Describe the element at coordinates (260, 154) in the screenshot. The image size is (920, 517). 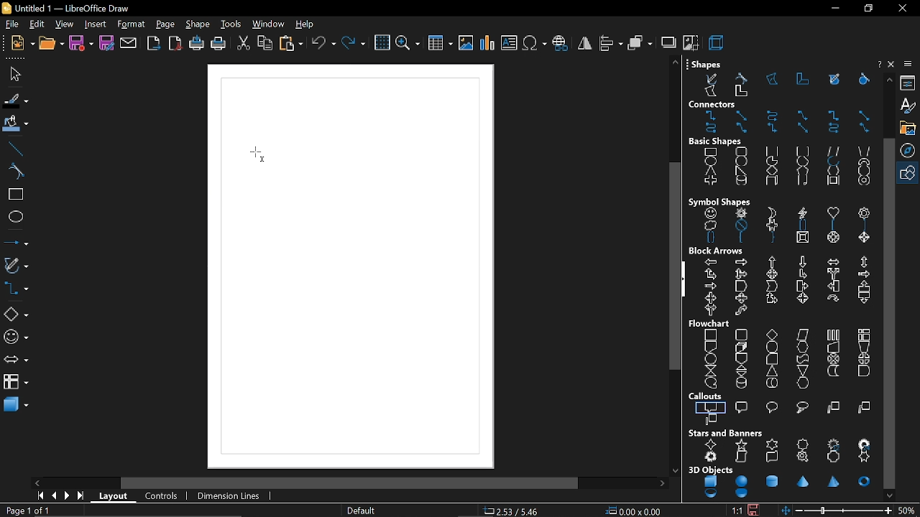
I see `Cursor` at that location.